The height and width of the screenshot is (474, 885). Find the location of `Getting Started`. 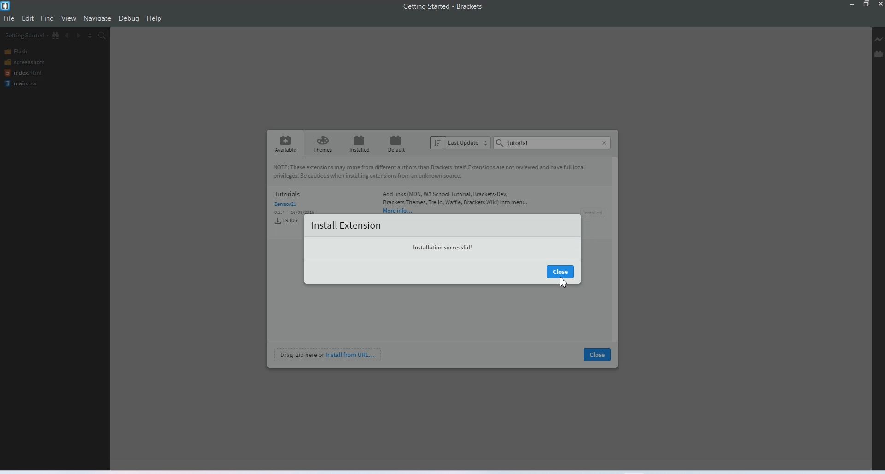

Getting Started is located at coordinates (25, 36).